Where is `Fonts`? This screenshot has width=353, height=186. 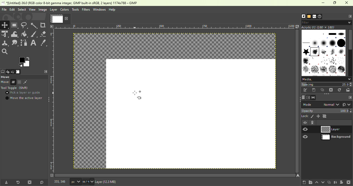
Fonts is located at coordinates (314, 16).